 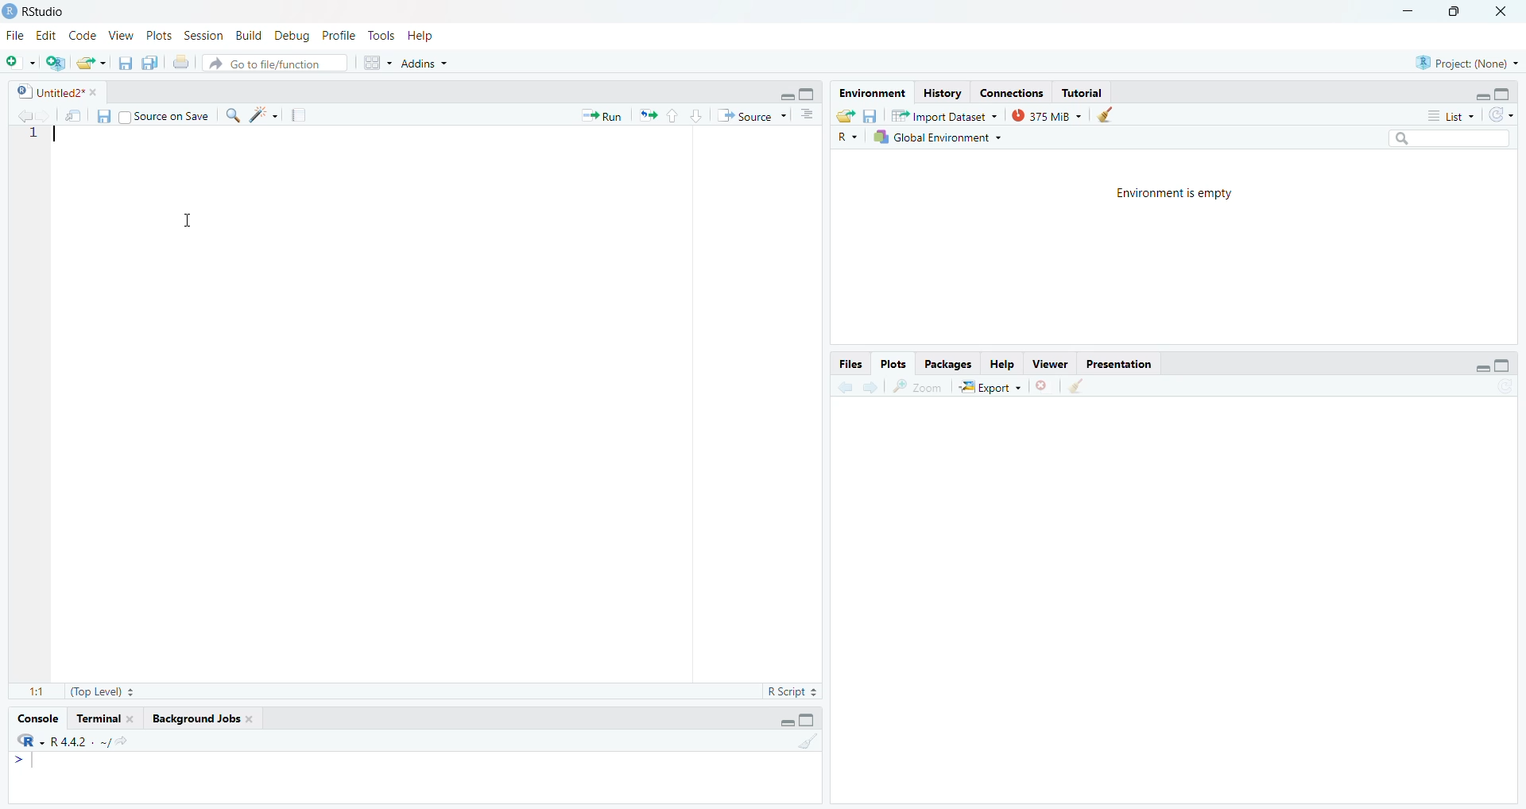 What do you see at coordinates (756, 117) in the screenshot?
I see ` Source ~` at bounding box center [756, 117].